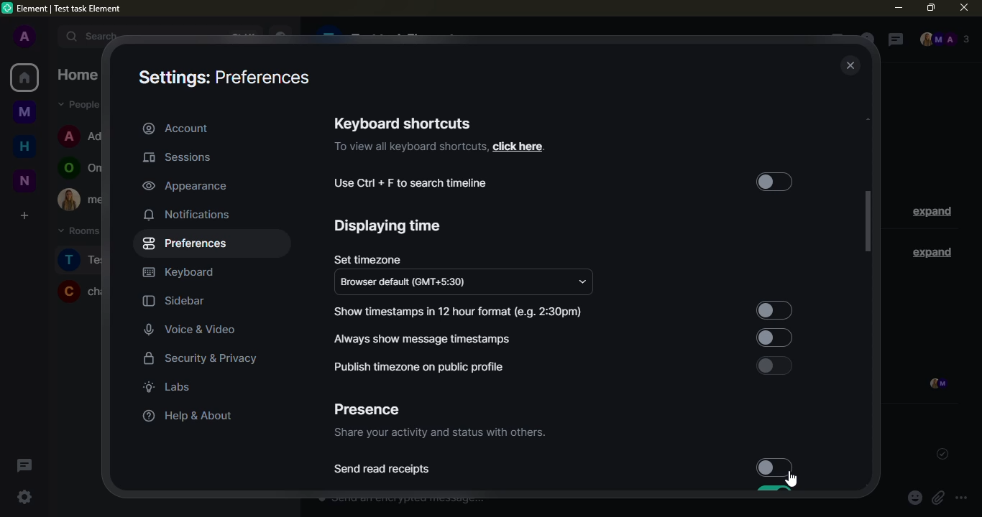 This screenshot has height=517, width=982. Describe the element at coordinates (75, 9) in the screenshot. I see `element| test task element` at that location.